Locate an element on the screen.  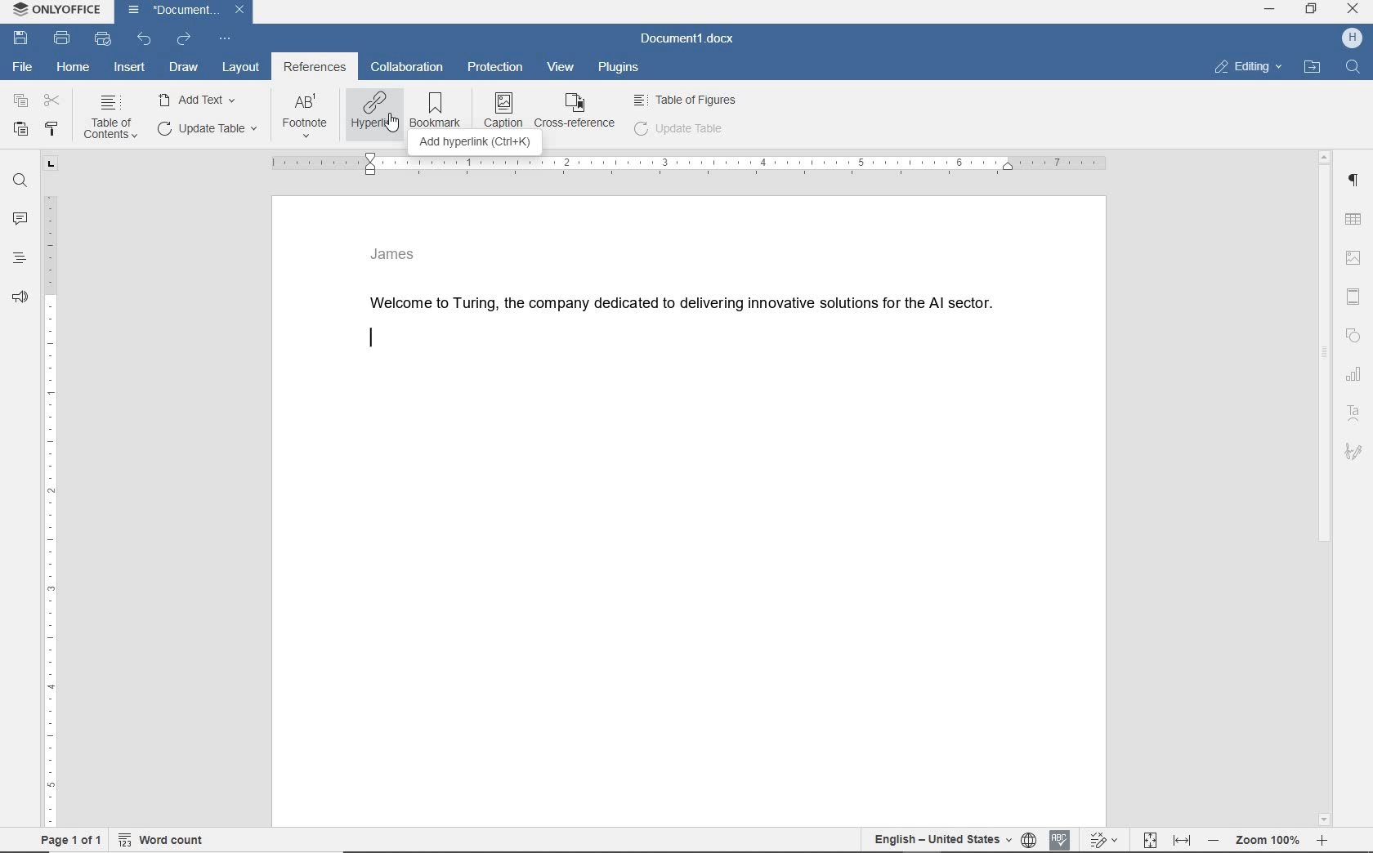
header & footer is located at coordinates (1353, 295).